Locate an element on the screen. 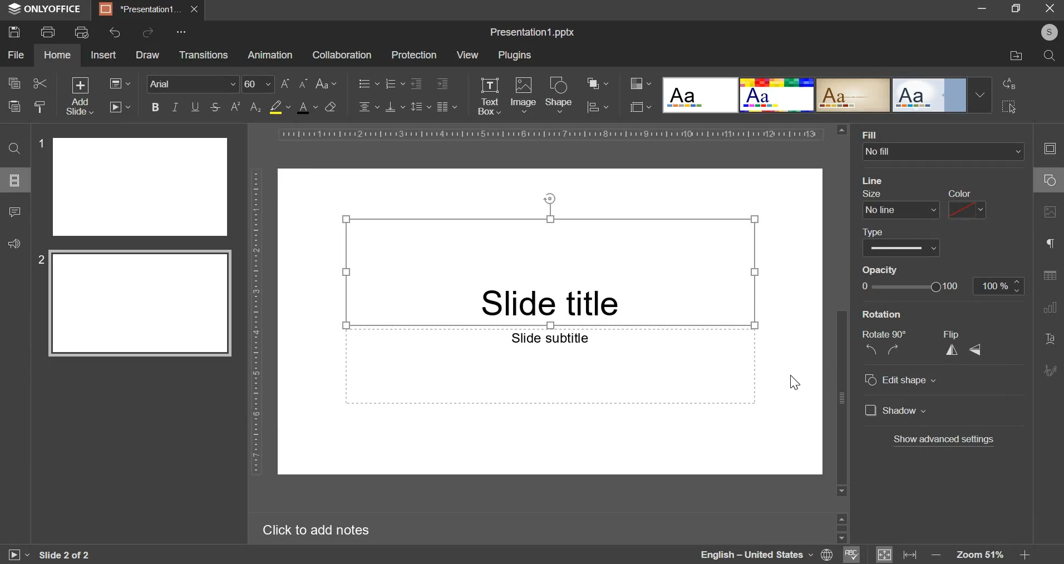  shape is located at coordinates (559, 94).